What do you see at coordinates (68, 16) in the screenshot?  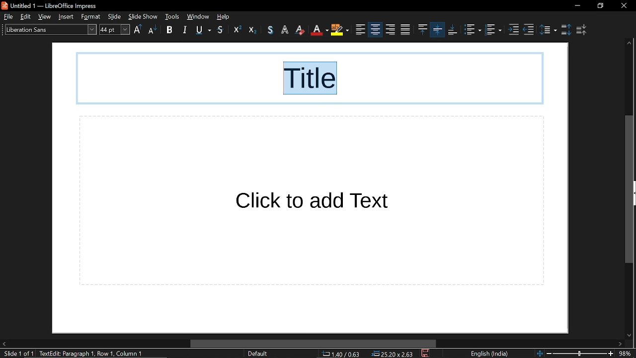 I see `insert` at bounding box center [68, 16].